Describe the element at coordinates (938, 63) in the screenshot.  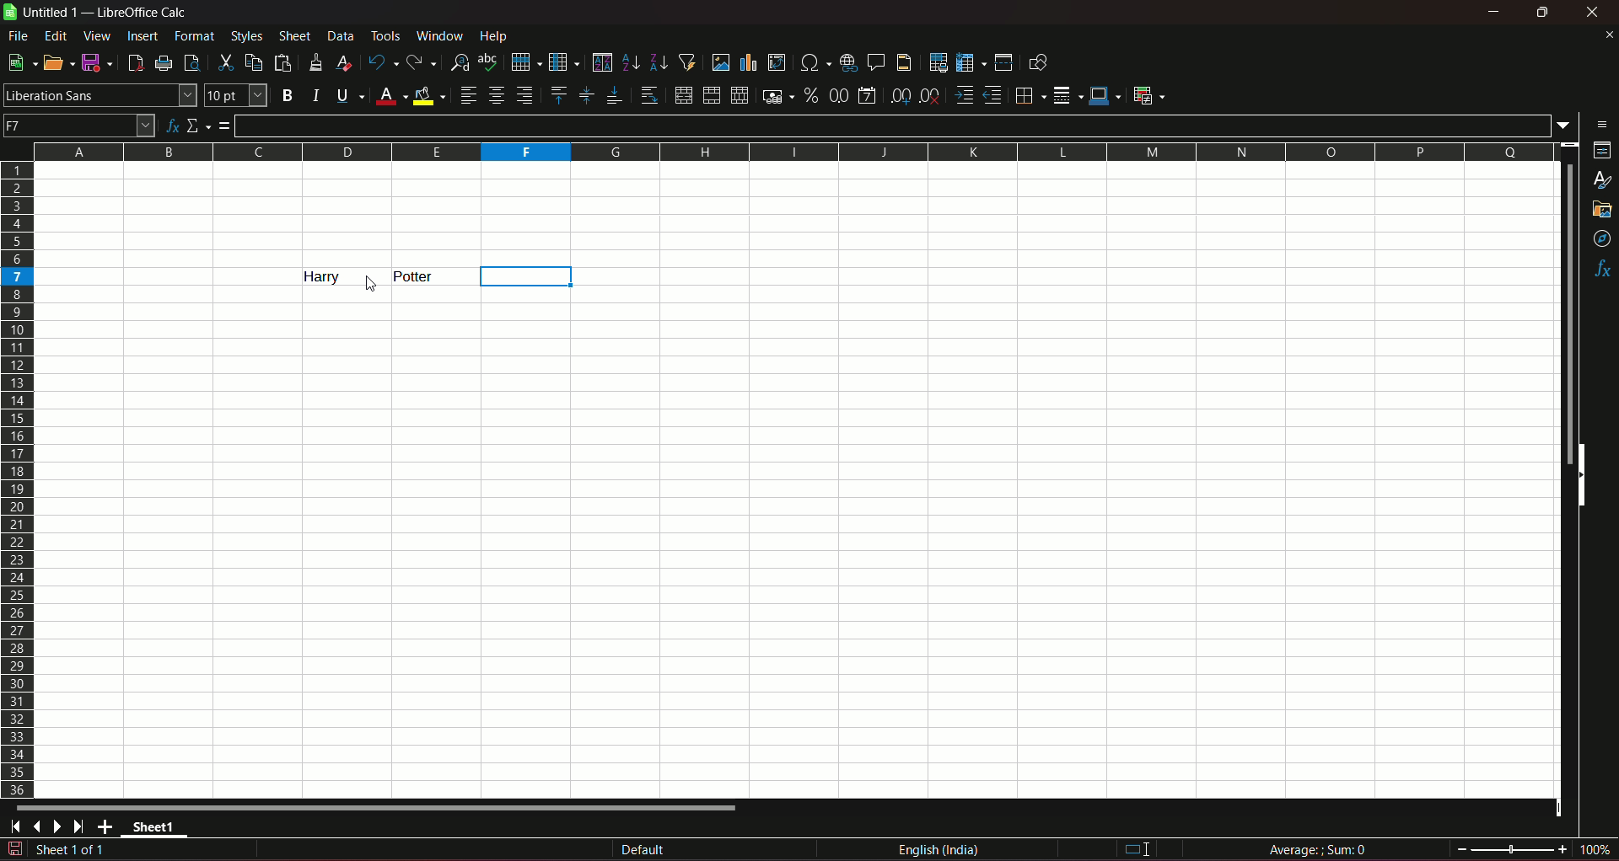
I see `define print area` at that location.